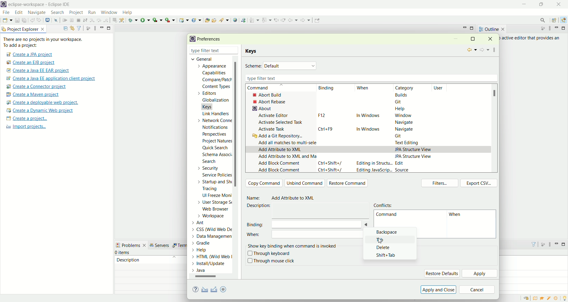  I want to click on maximize, so click(564, 28).